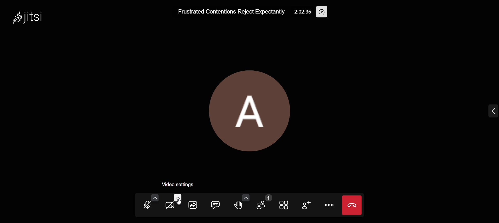  Describe the element at coordinates (168, 206) in the screenshot. I see `start camera` at that location.